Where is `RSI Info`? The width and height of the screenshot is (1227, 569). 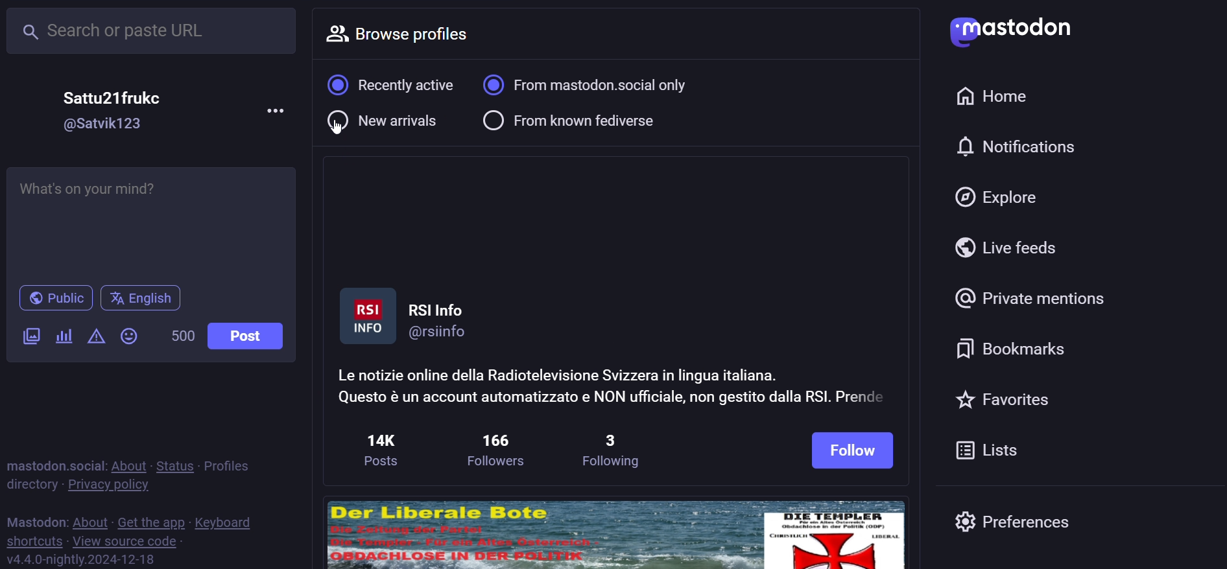
RSI Info is located at coordinates (438, 308).